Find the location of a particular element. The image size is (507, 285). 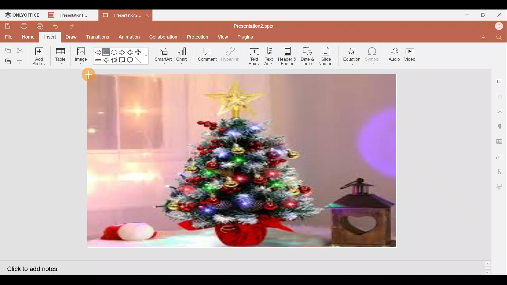

Copy is located at coordinates (7, 48).